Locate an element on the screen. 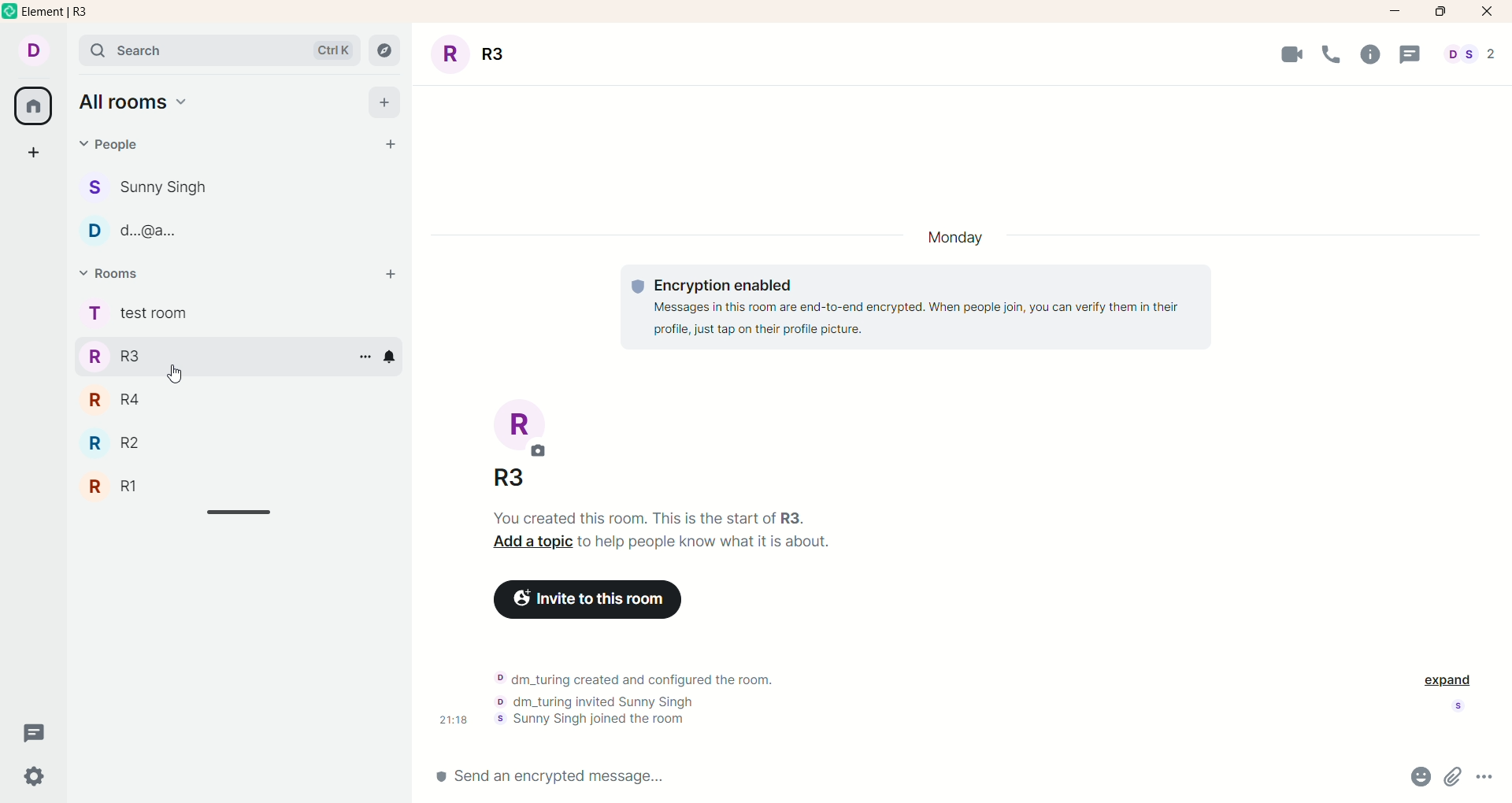 This screenshot has height=803, width=1512. R3 is located at coordinates (120, 359).